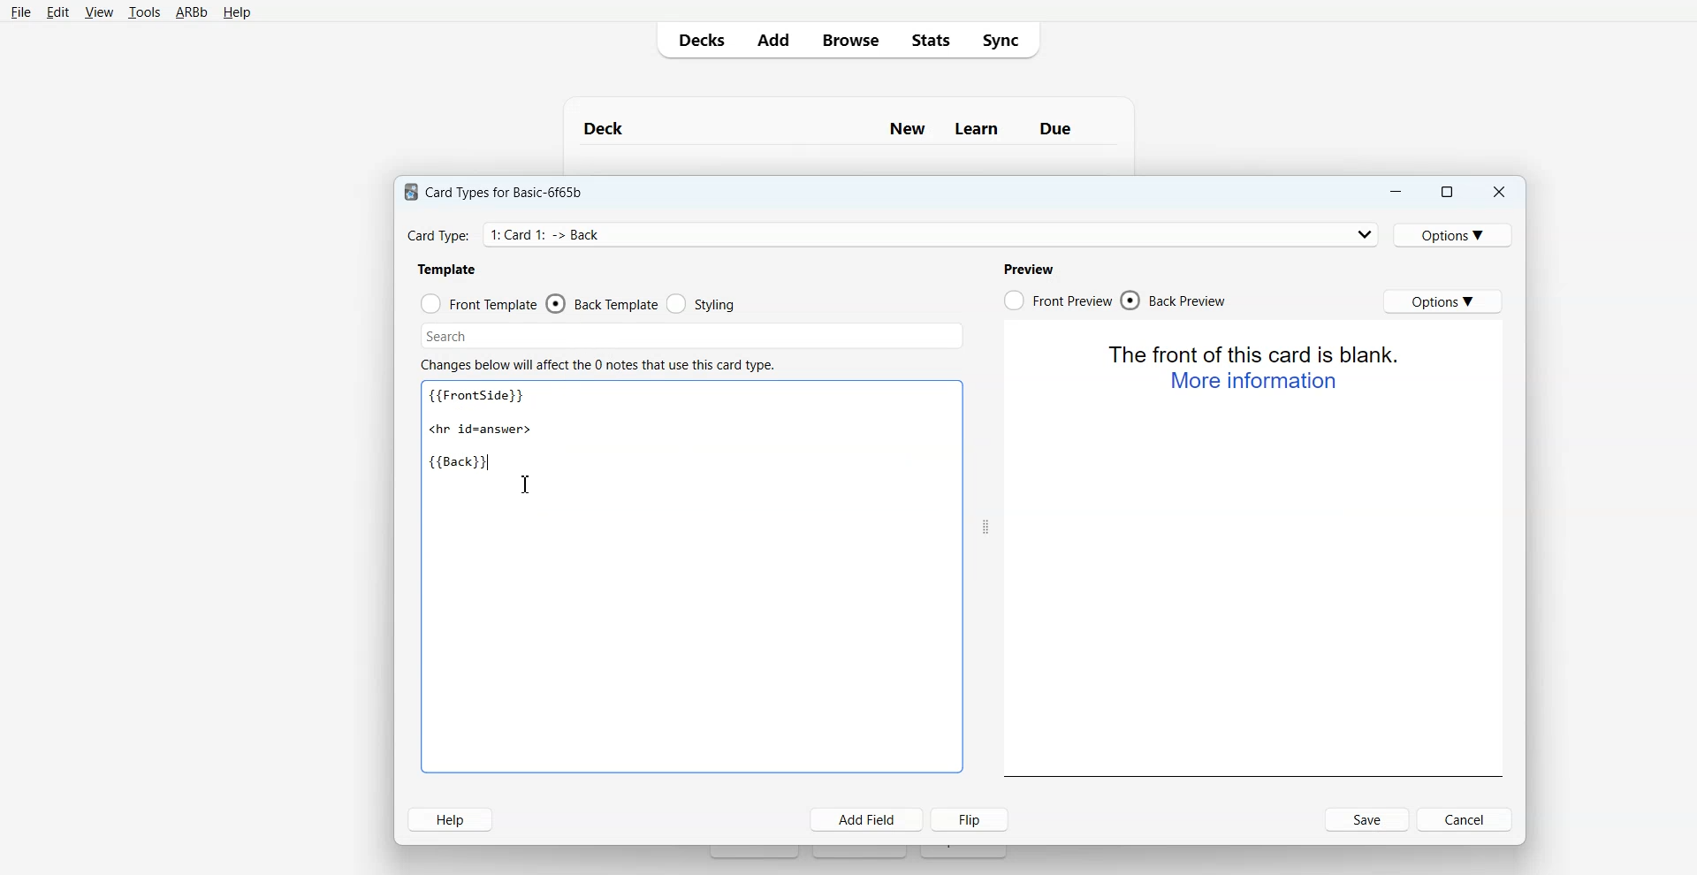 Image resolution: width=1697 pixels, height=875 pixels. I want to click on Help, so click(235, 13).